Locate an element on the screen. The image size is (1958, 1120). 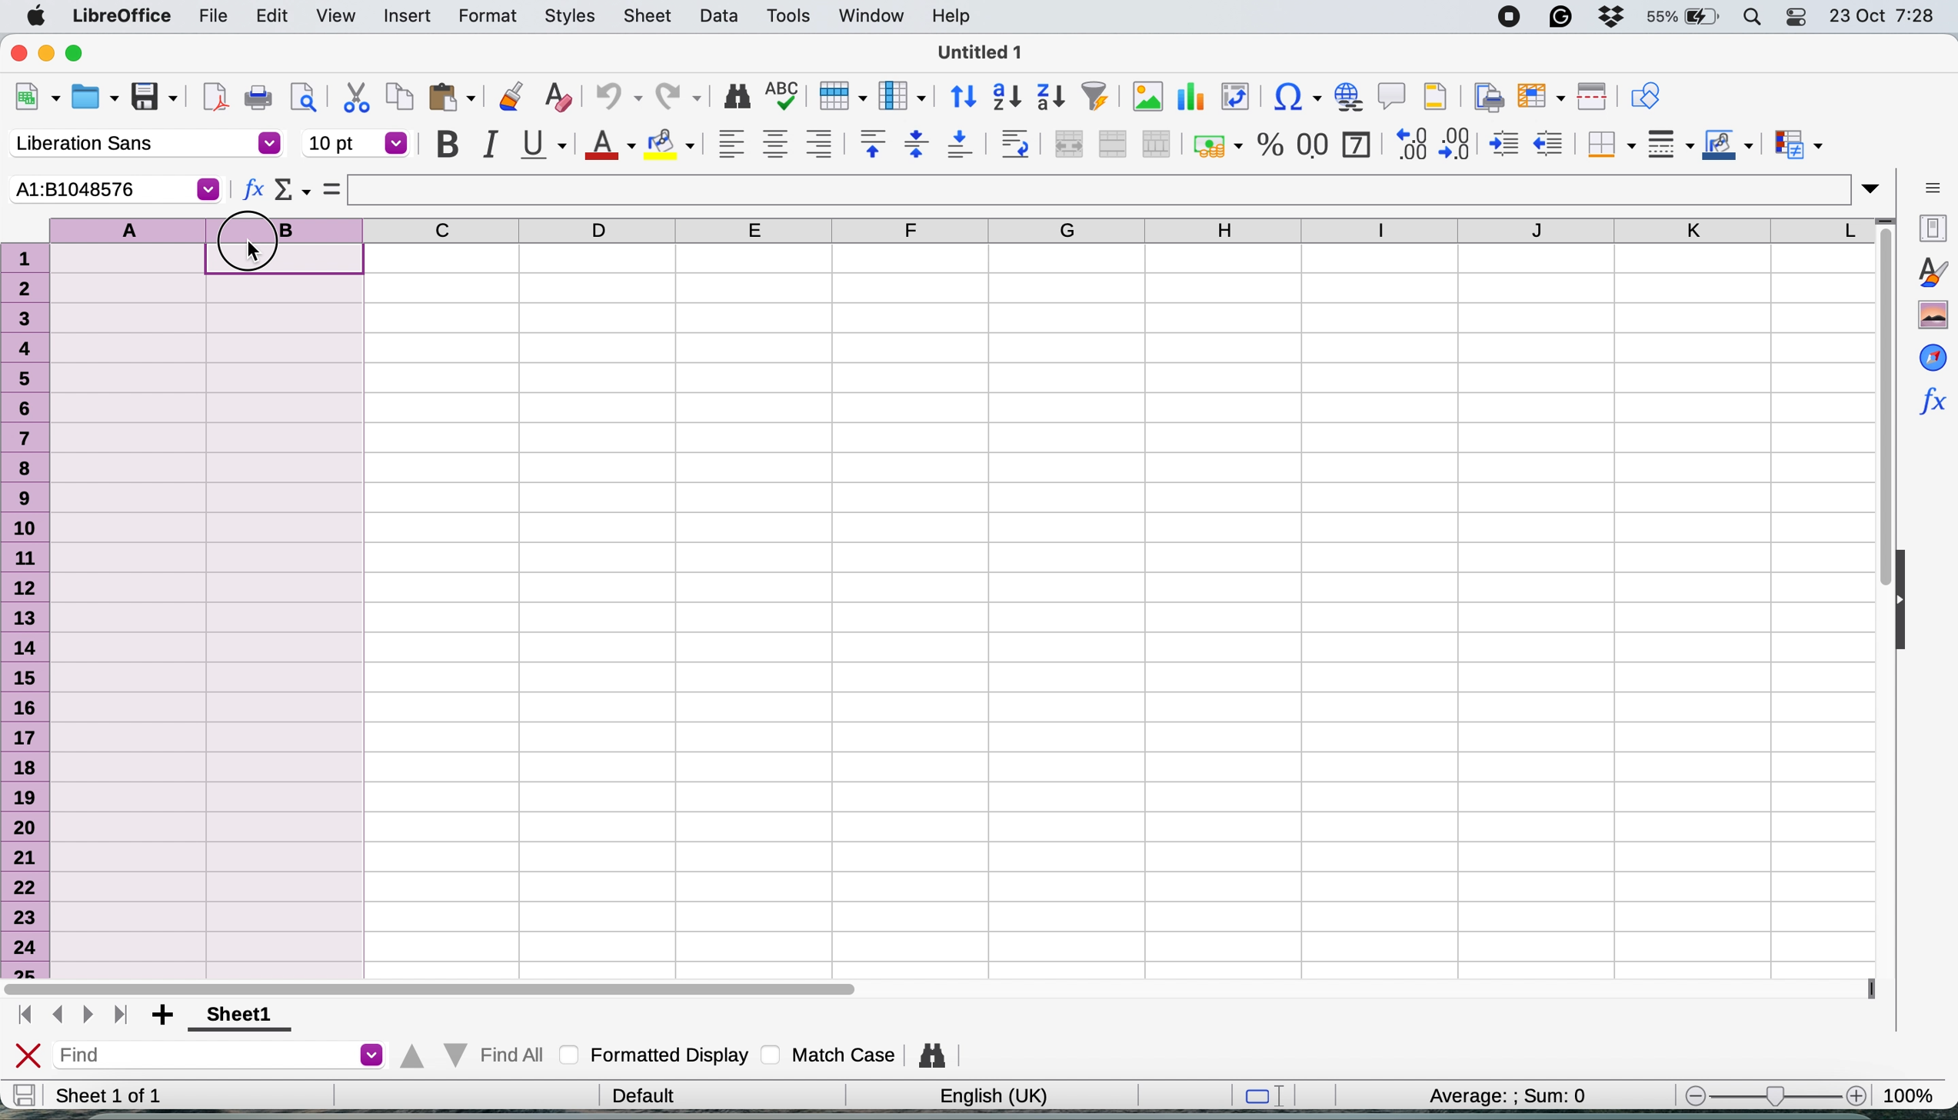
columns is located at coordinates (1124, 233).